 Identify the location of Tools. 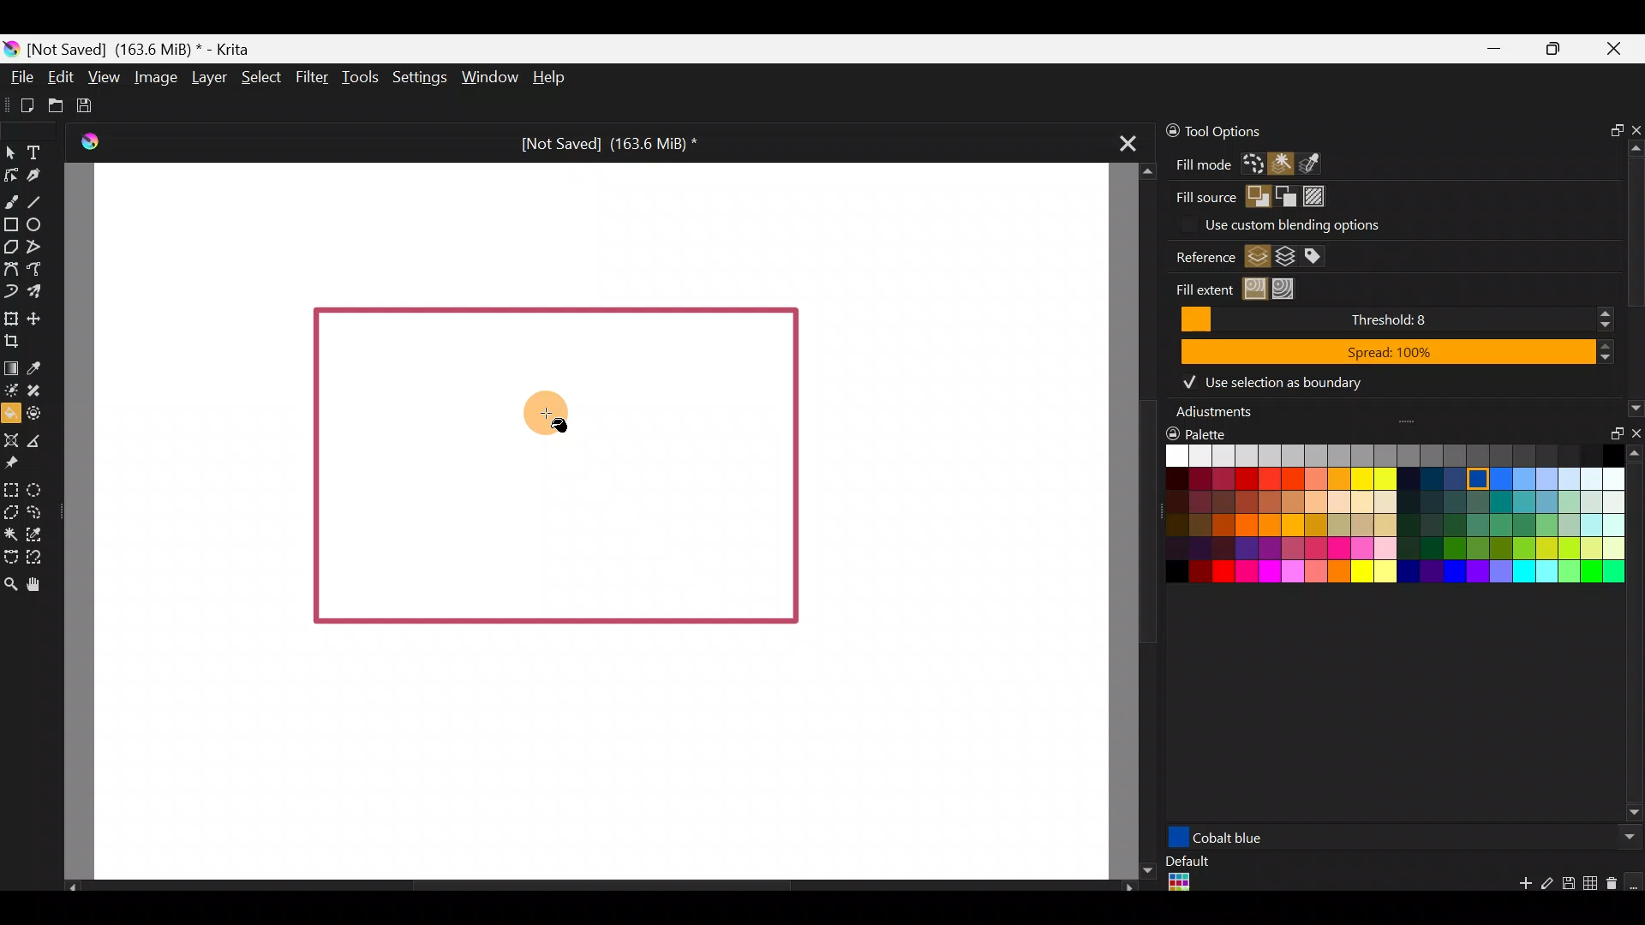
(356, 80).